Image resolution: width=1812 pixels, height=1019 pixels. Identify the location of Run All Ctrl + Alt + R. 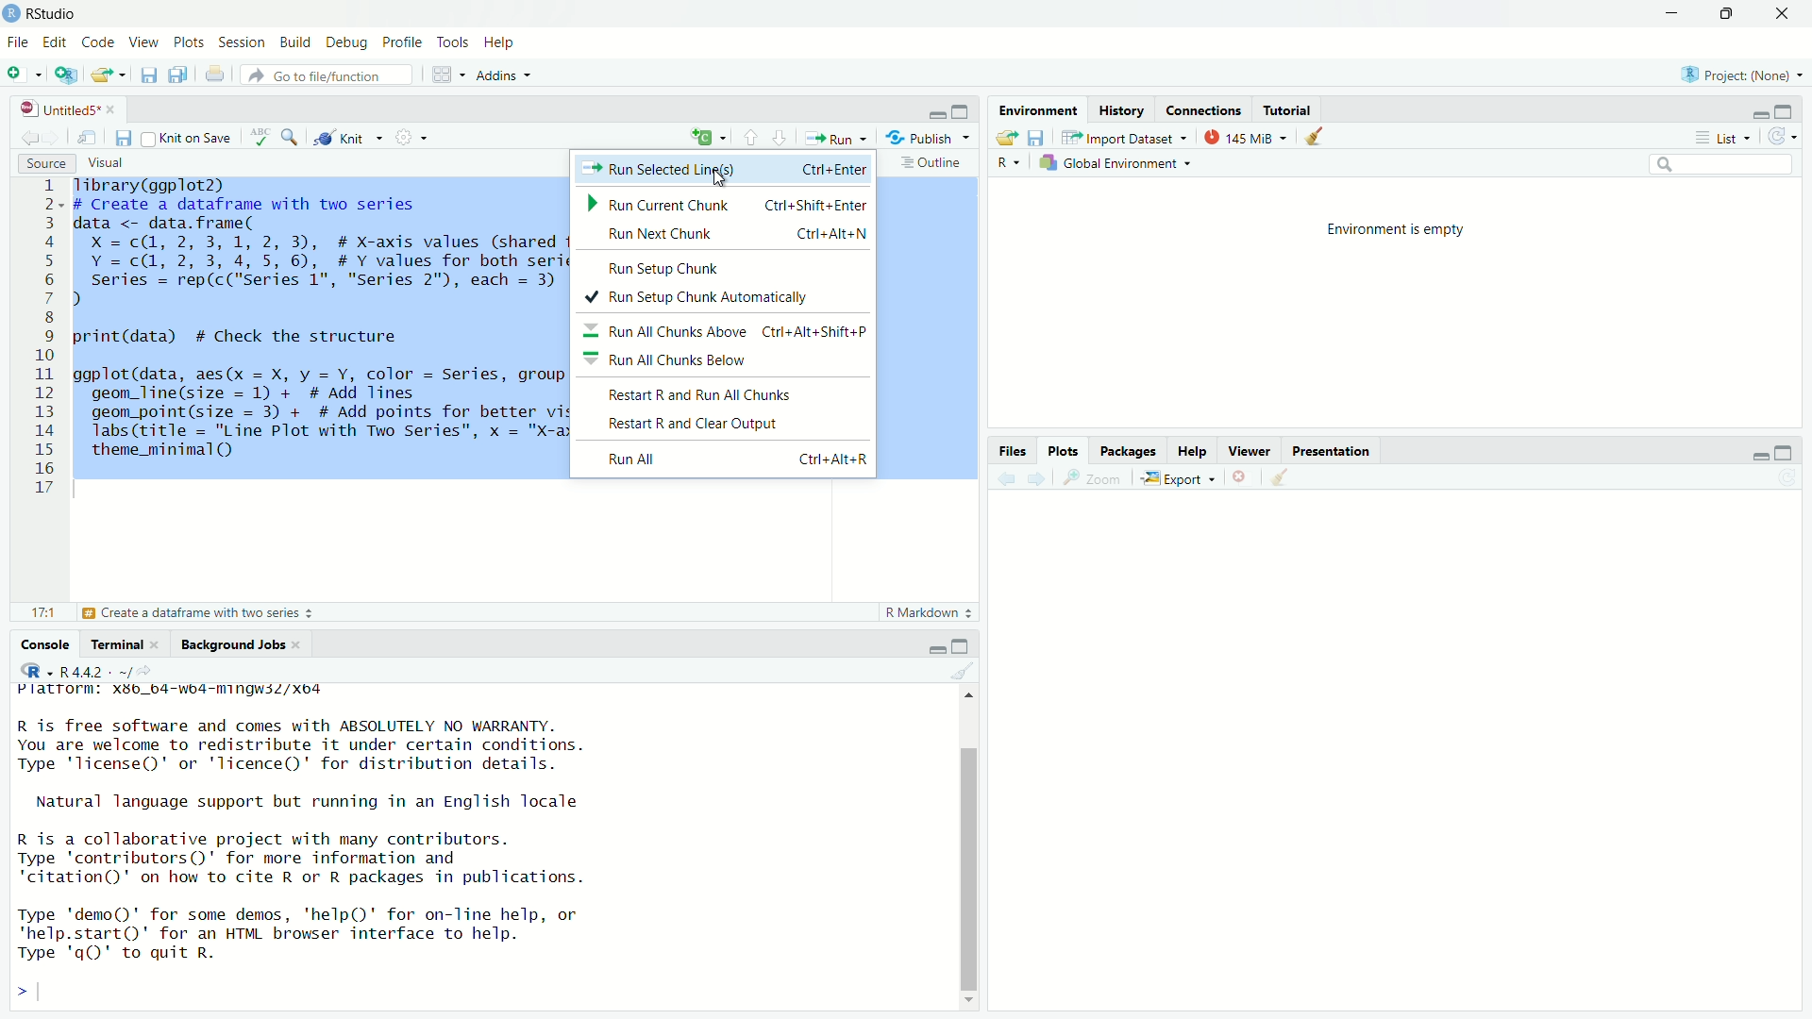
(732, 458).